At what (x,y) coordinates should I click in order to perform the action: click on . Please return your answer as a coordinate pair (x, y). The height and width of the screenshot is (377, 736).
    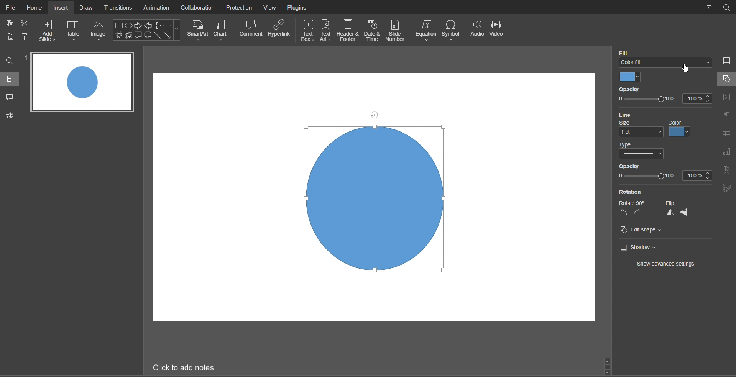
    Looking at the image, I should click on (644, 99).